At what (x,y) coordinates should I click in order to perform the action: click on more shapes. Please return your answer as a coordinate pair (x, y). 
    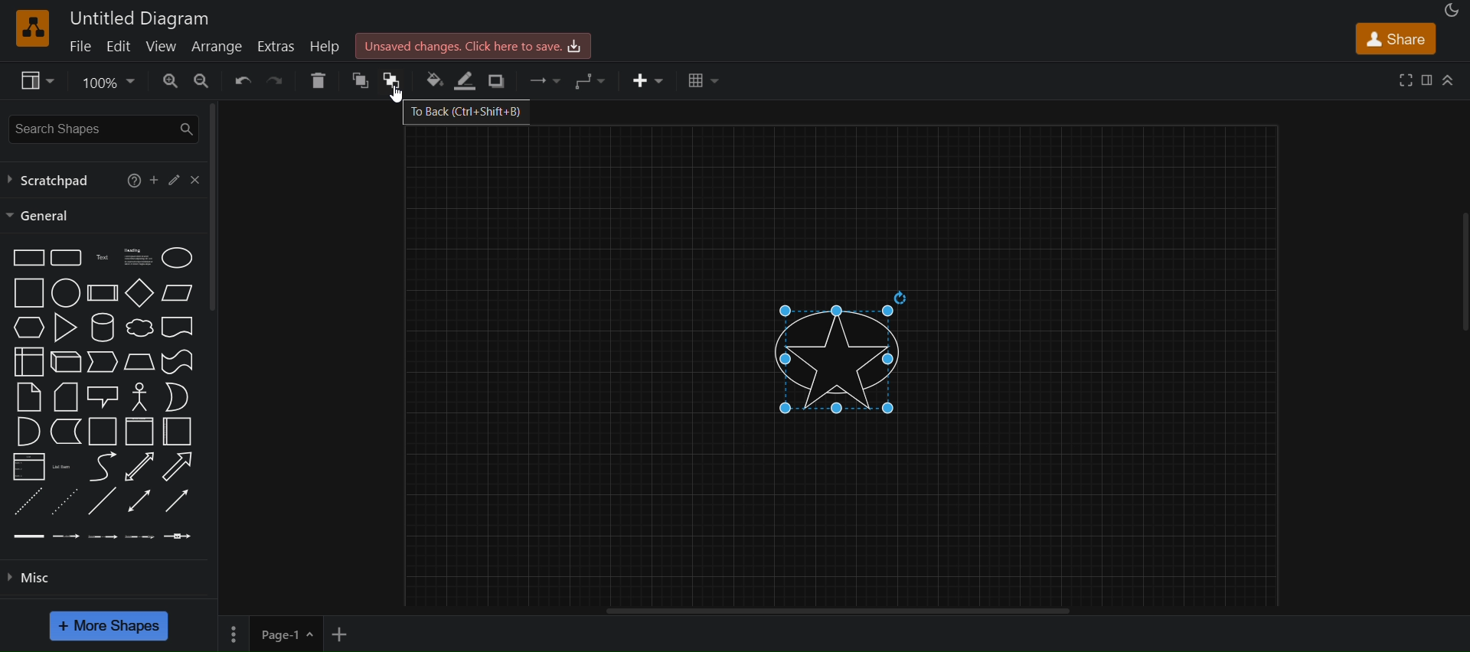
    Looking at the image, I should click on (108, 627).